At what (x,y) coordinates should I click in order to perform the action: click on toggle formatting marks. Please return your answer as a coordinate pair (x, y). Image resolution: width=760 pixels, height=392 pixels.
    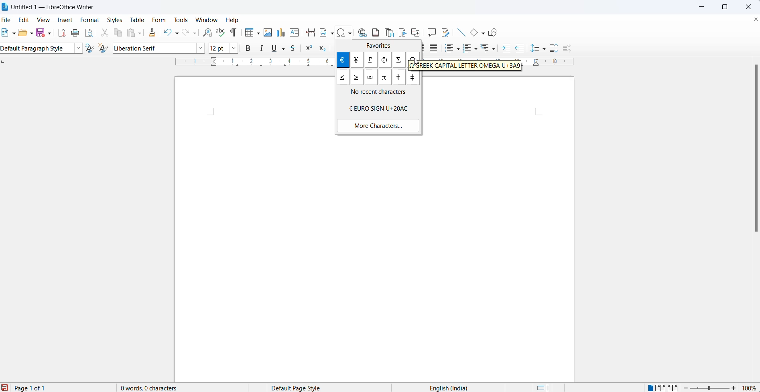
    Looking at the image, I should click on (233, 33).